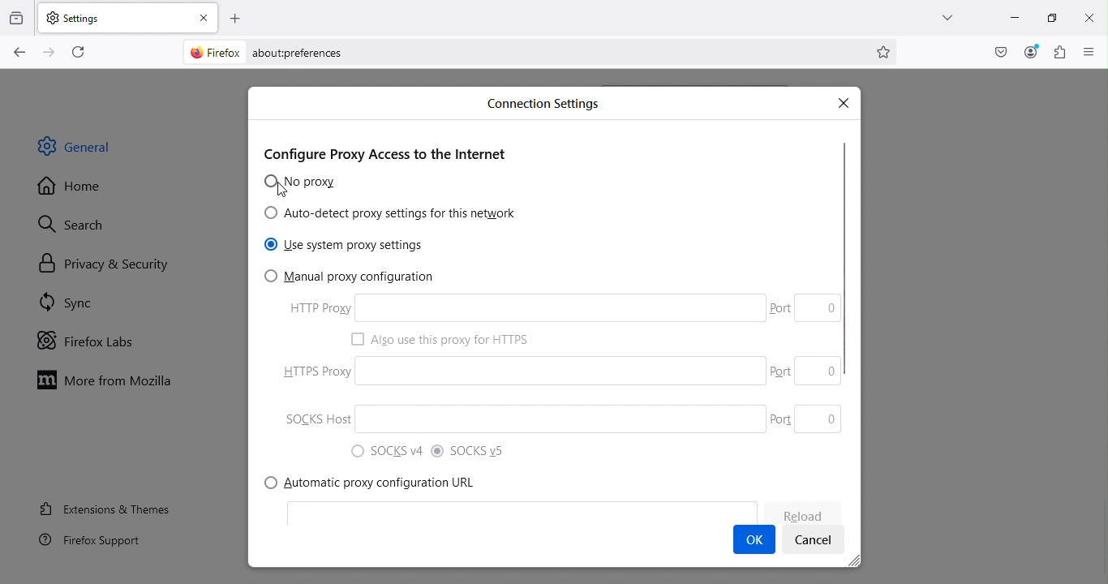 The image size is (1108, 584). I want to click on Save to pocket, so click(996, 51).